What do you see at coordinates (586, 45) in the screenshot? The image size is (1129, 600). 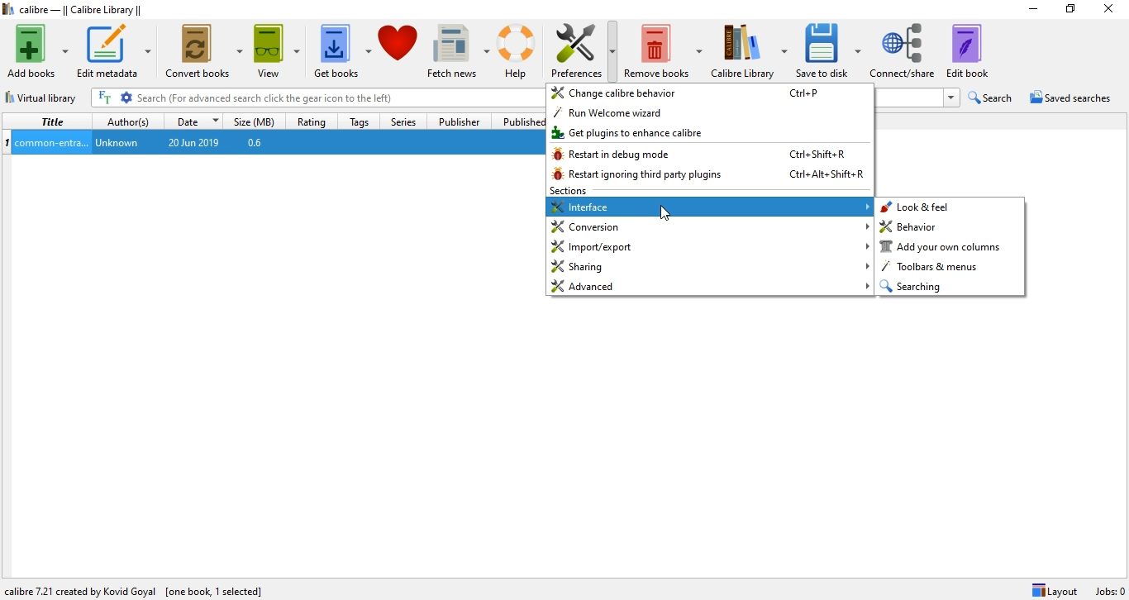 I see `Preference` at bounding box center [586, 45].